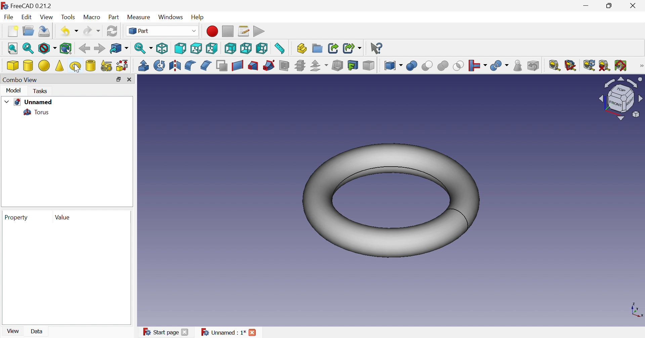 The height and width of the screenshot is (338, 645). Describe the element at coordinates (185, 333) in the screenshot. I see `Close` at that location.